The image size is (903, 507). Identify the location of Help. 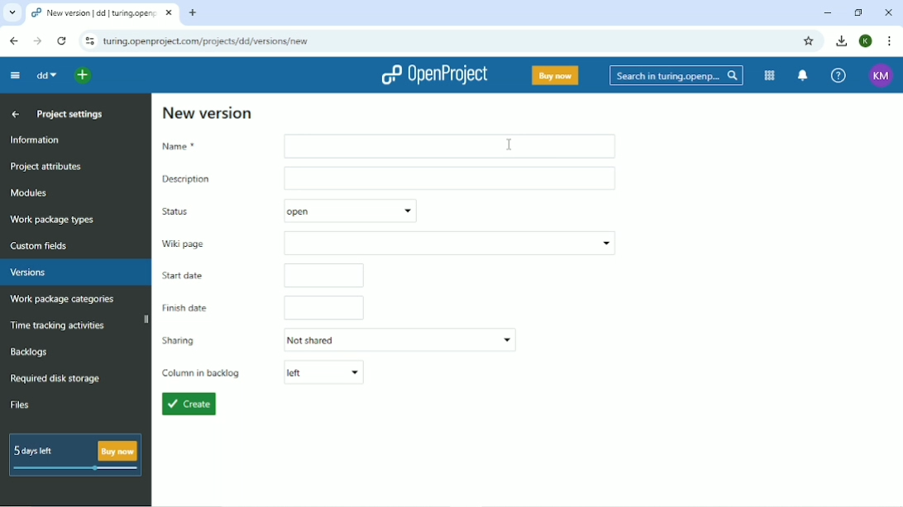
(839, 75).